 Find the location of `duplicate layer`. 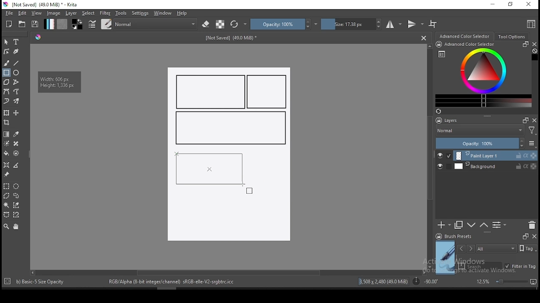

duplicate layer is located at coordinates (459, 225).